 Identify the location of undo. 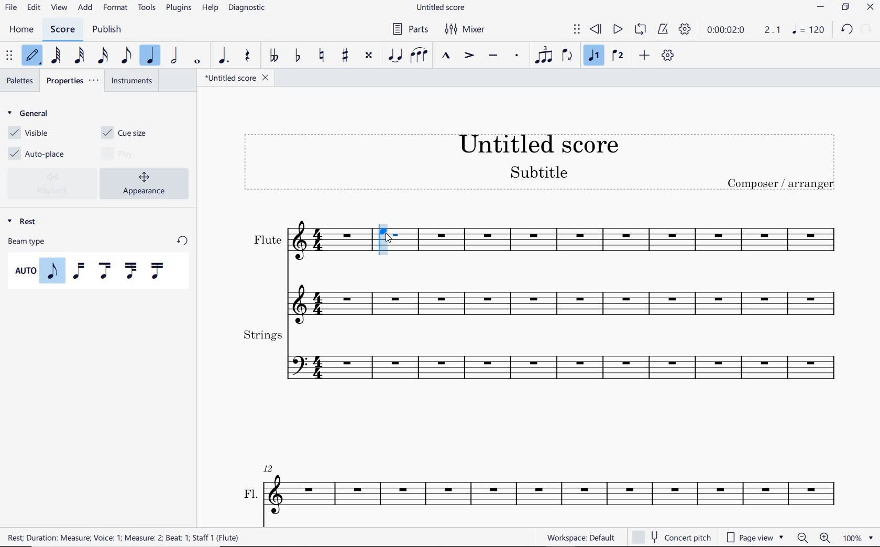
(846, 28).